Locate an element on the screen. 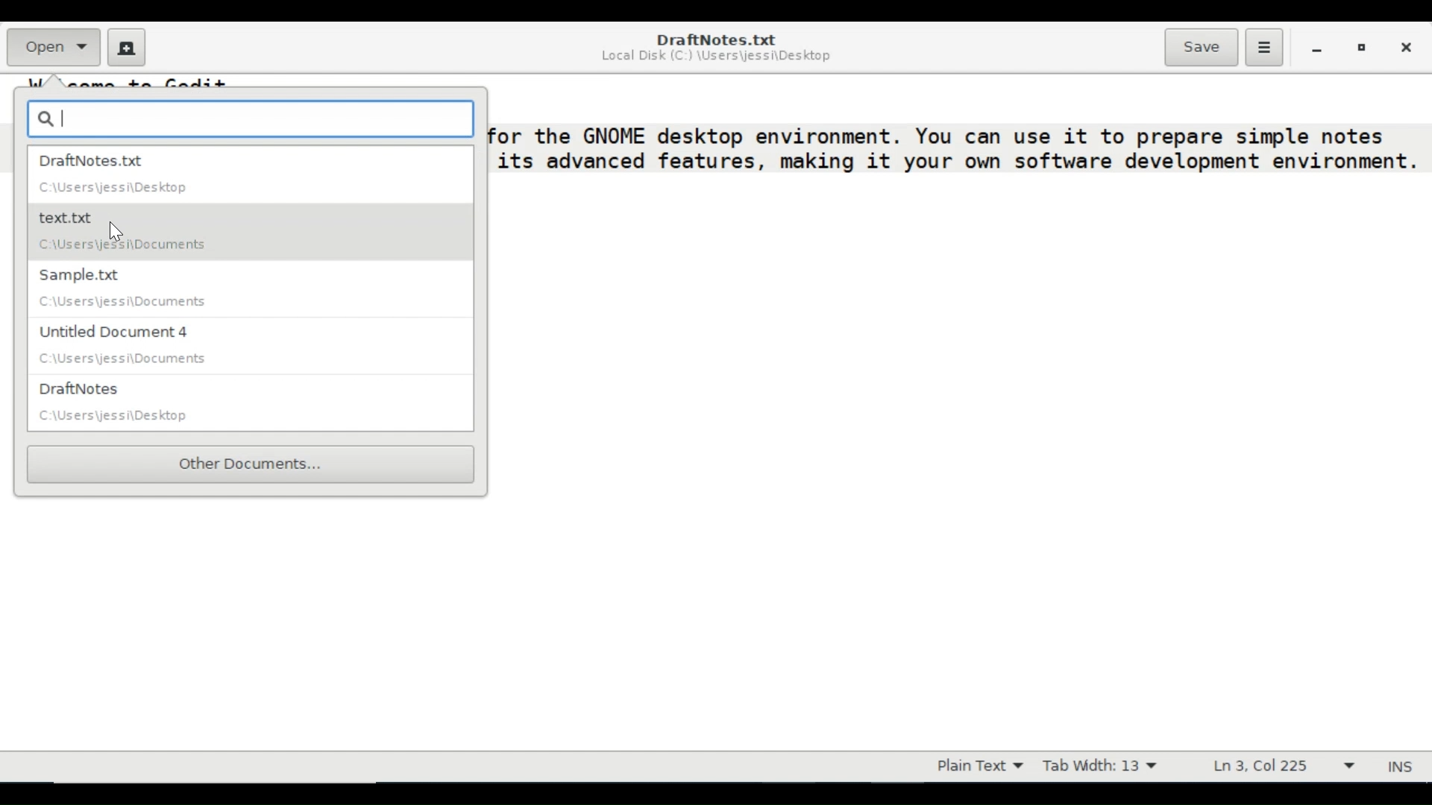  Save is located at coordinates (1201, 47).